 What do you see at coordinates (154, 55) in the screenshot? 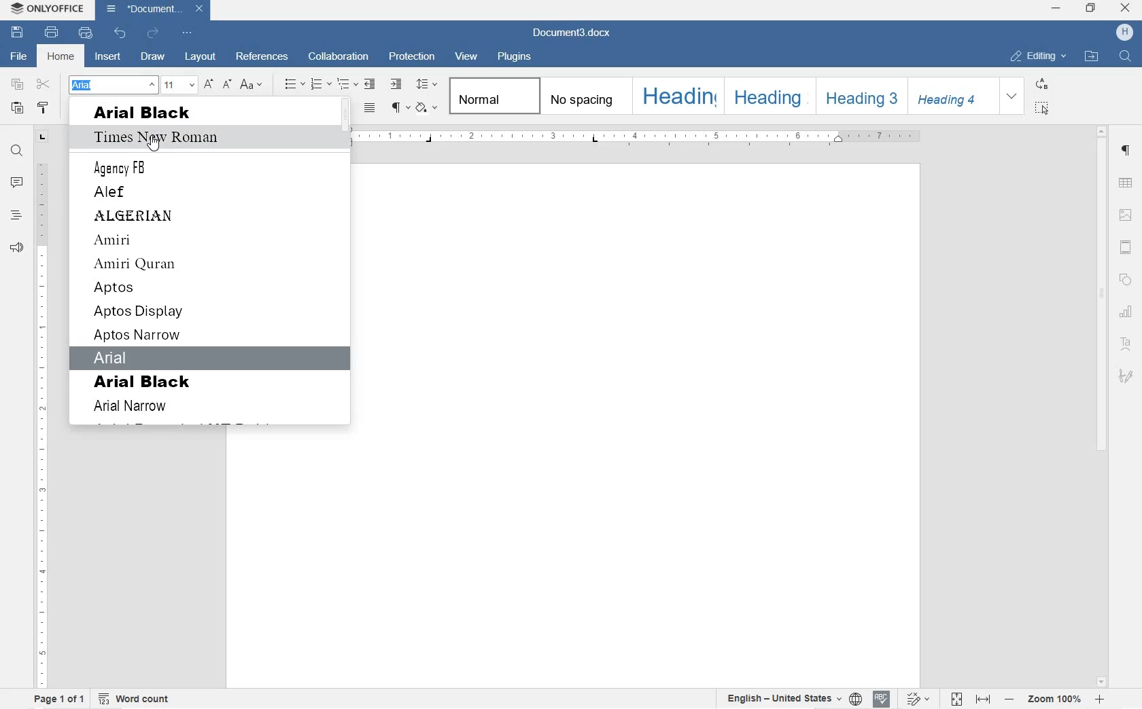
I see `DRAW` at bounding box center [154, 55].